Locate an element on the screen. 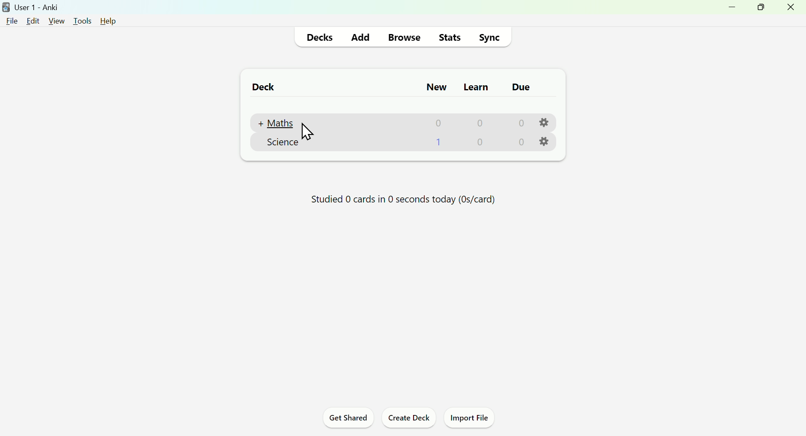  Get Shared is located at coordinates (349, 419).